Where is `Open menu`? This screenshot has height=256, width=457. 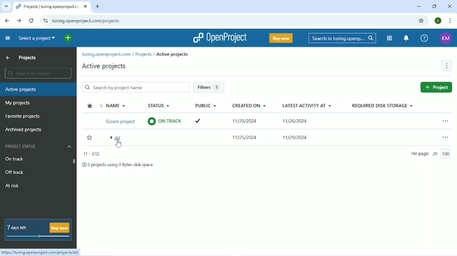
Open menu is located at coordinates (446, 137).